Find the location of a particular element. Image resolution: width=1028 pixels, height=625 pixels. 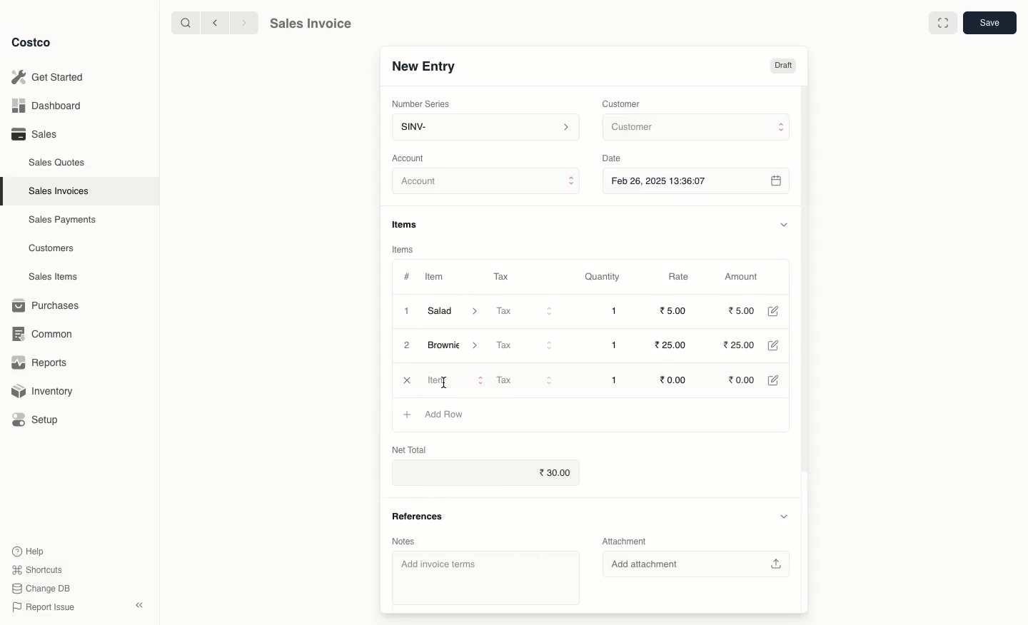

‘Add invoice terms is located at coordinates (487, 575).